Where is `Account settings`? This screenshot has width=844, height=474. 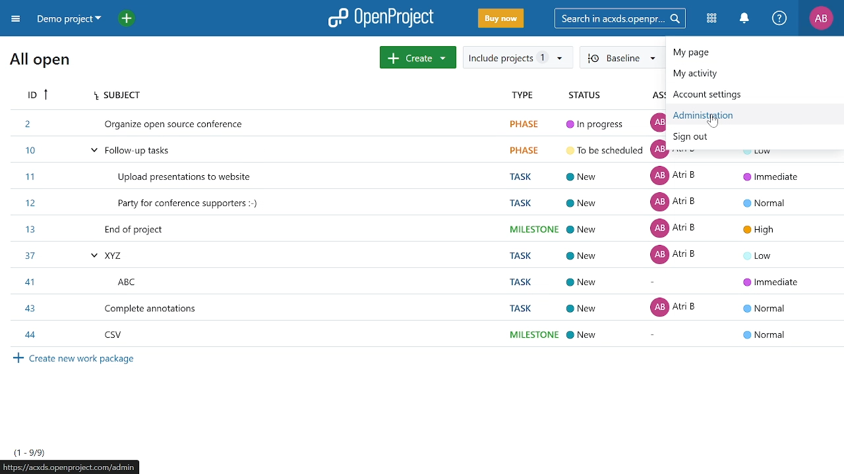
Account settings is located at coordinates (726, 95).